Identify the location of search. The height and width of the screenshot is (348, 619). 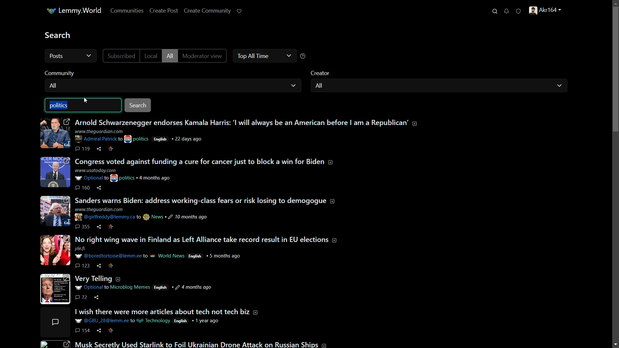
(59, 35).